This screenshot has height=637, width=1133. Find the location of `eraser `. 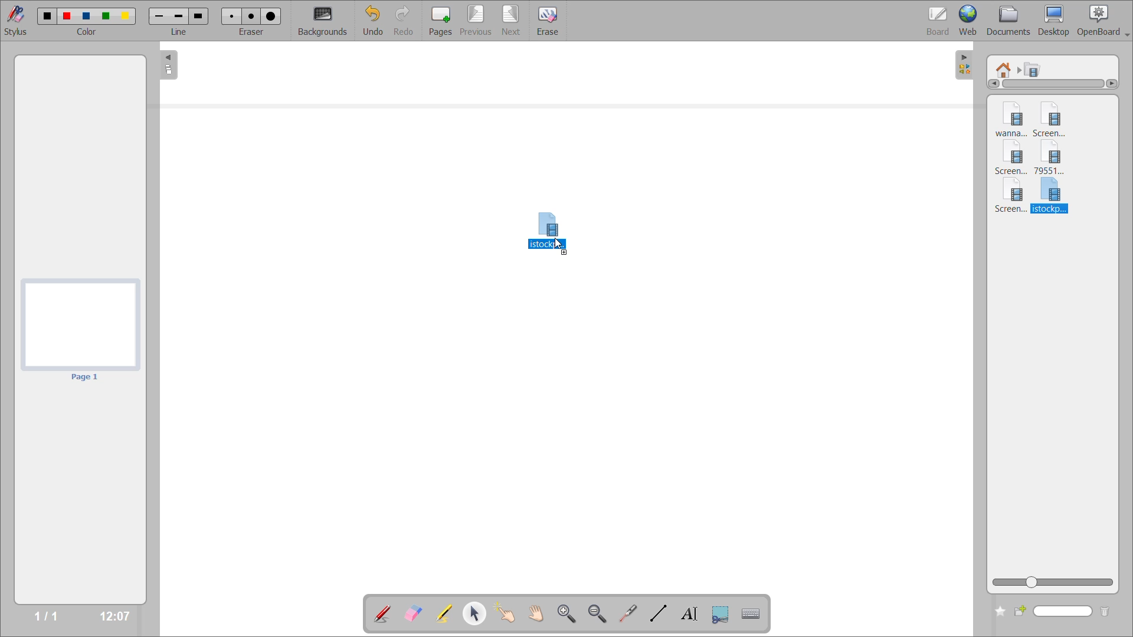

eraser  is located at coordinates (254, 32).